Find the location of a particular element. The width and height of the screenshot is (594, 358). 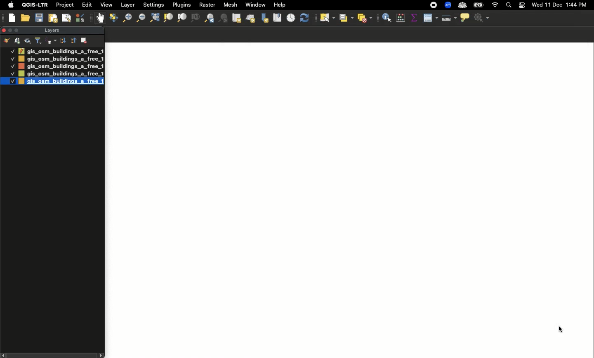

Show spatial bookmarks is located at coordinates (277, 17).